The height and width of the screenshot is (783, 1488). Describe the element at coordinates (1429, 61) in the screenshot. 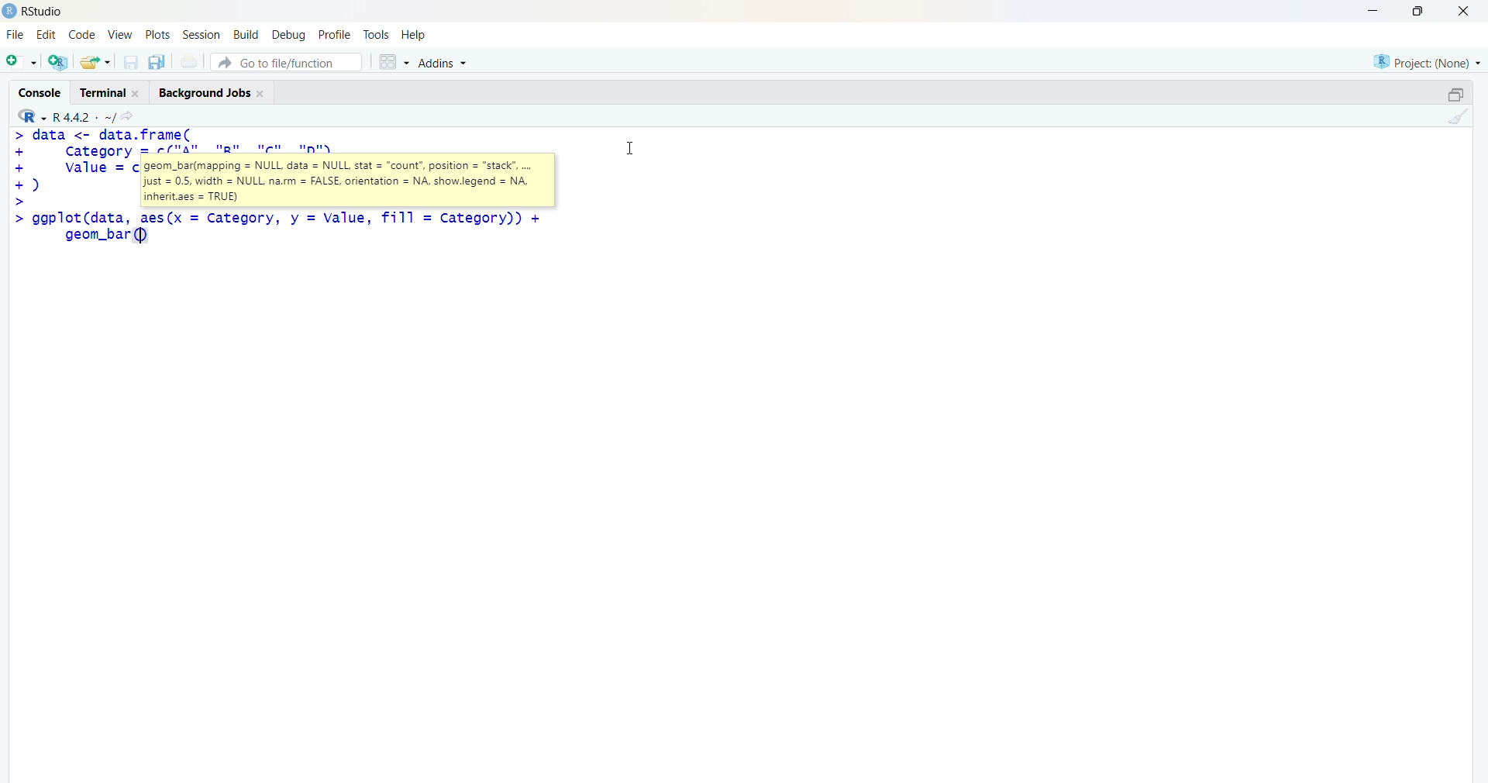

I see `selected project - none` at that location.